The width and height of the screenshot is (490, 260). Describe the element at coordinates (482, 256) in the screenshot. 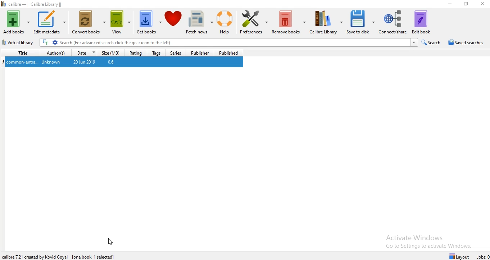

I see `Jobs: 0` at that location.